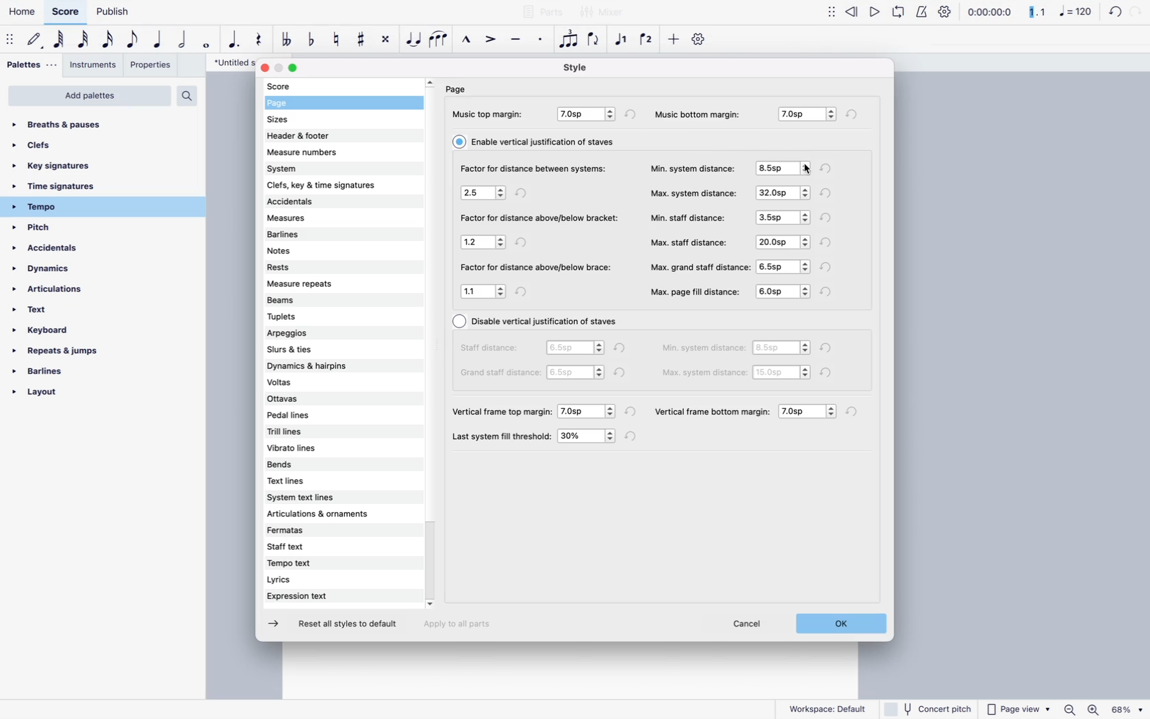 This screenshot has height=719, width=1150. I want to click on max system distance, so click(705, 372).